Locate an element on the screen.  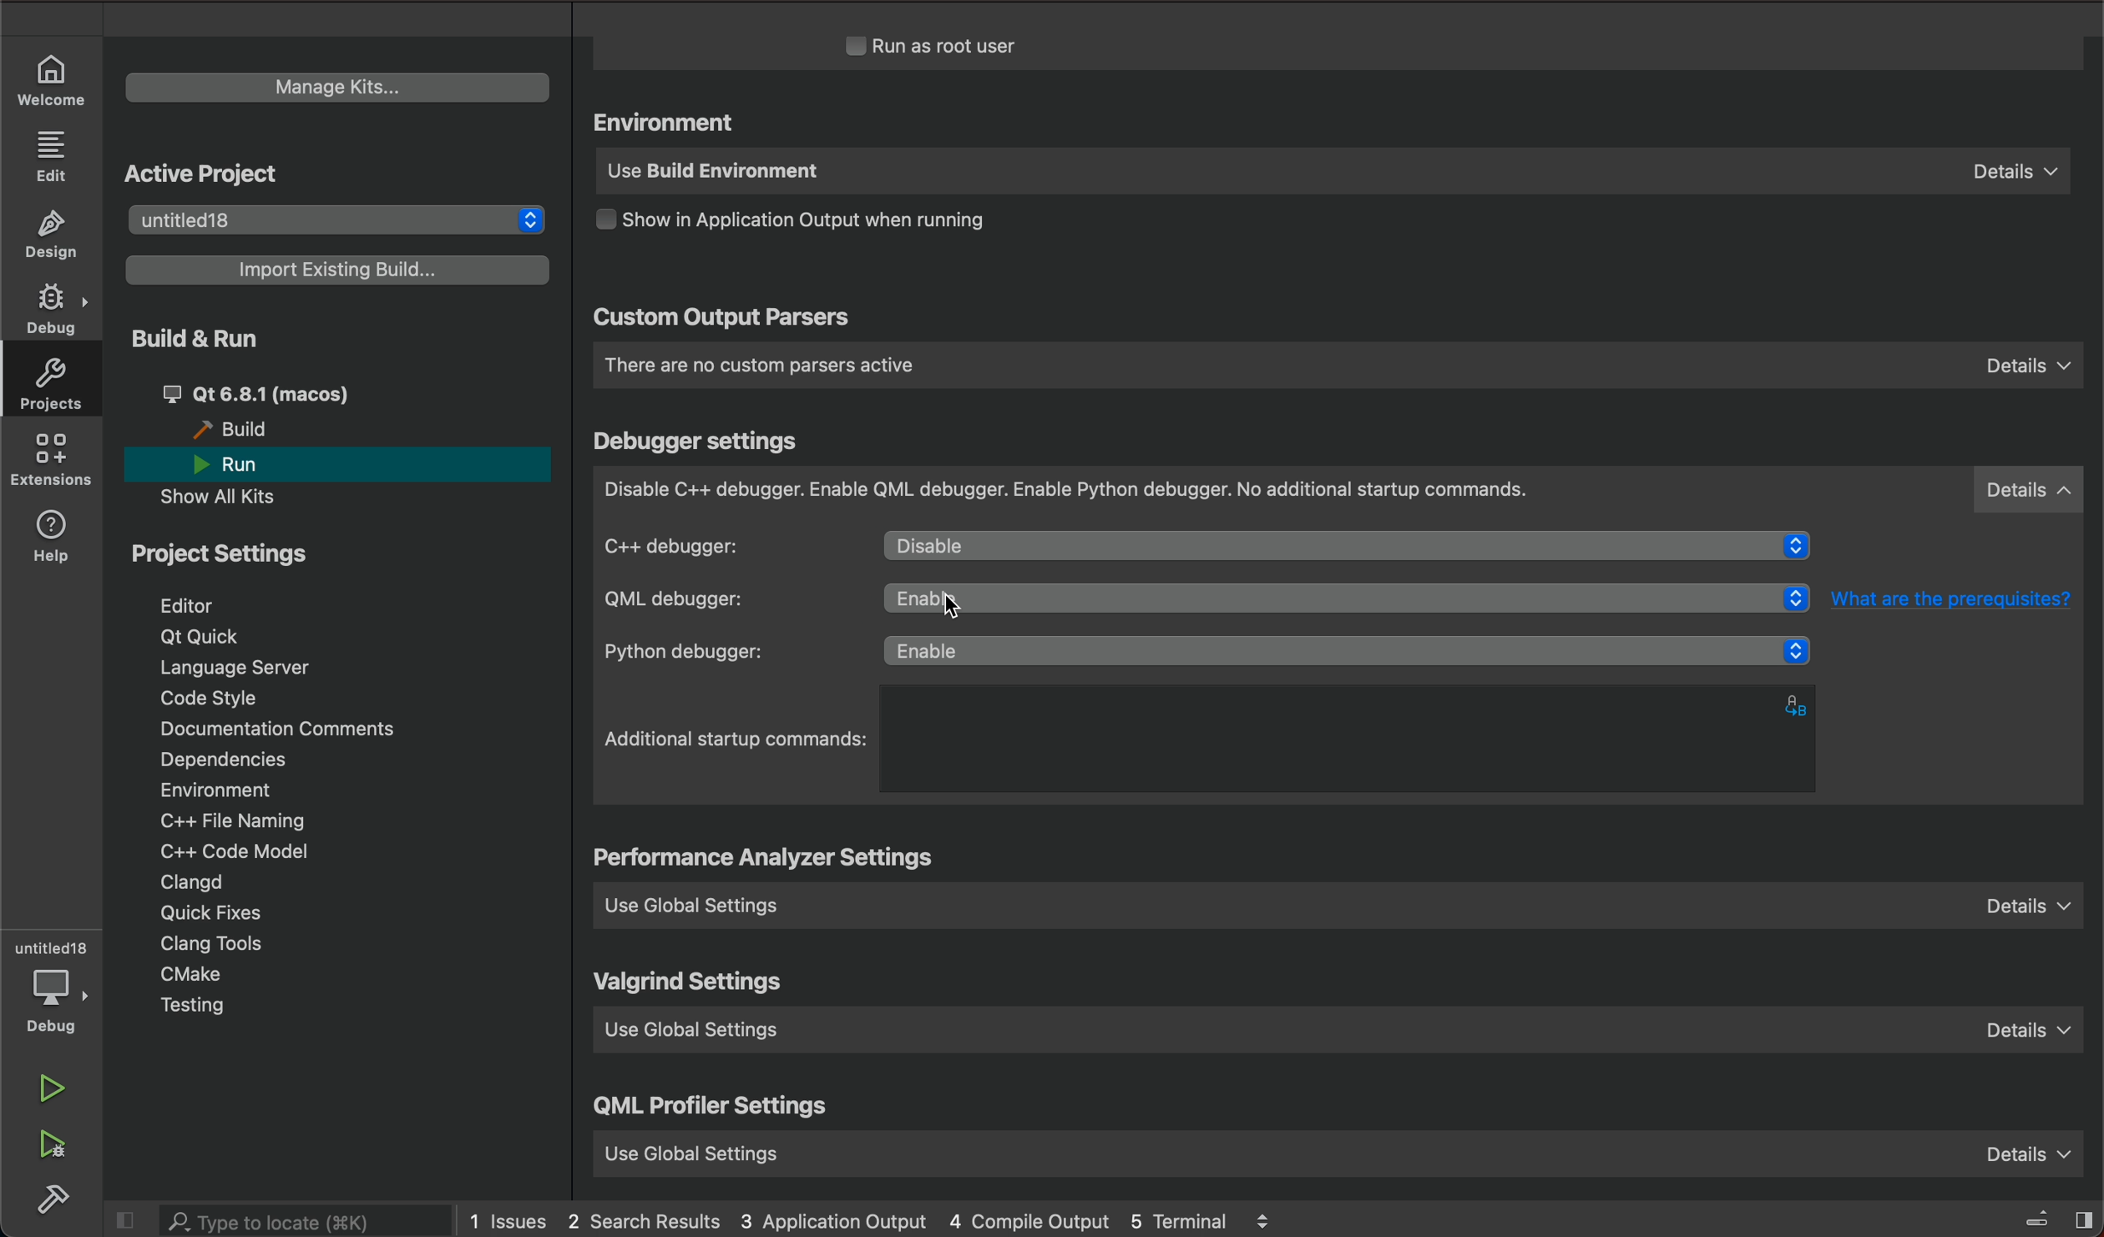
testing is located at coordinates (195, 1006).